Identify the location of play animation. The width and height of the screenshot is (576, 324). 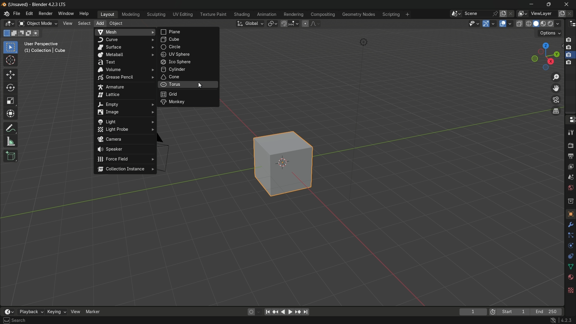
(287, 312).